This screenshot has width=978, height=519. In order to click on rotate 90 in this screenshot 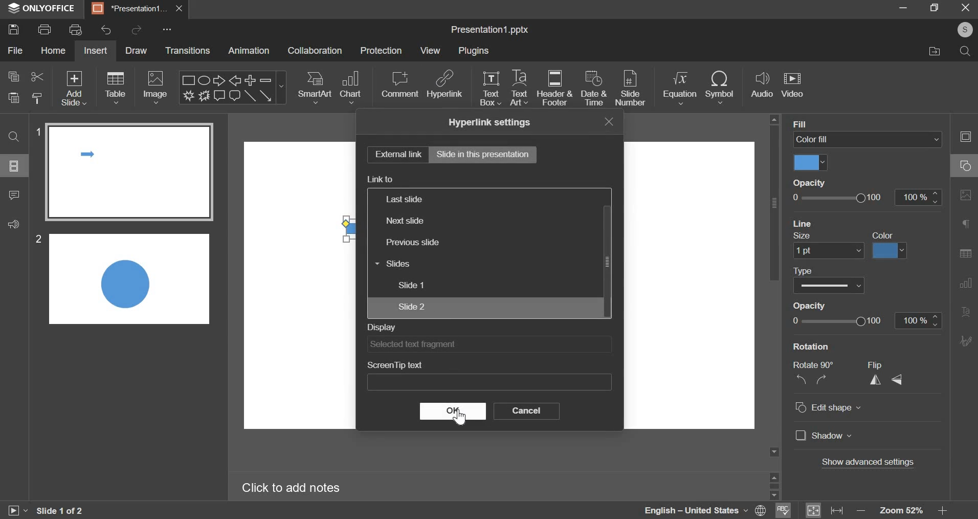, I will do `click(813, 364)`.